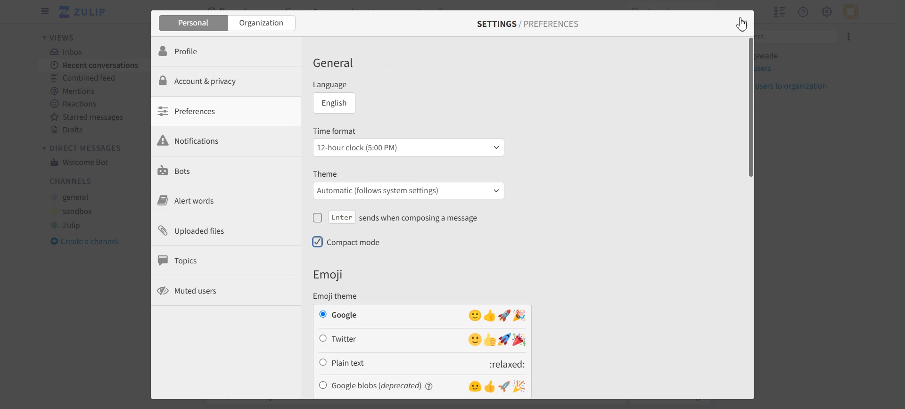  I want to click on Uploaded files, so click(225, 230).